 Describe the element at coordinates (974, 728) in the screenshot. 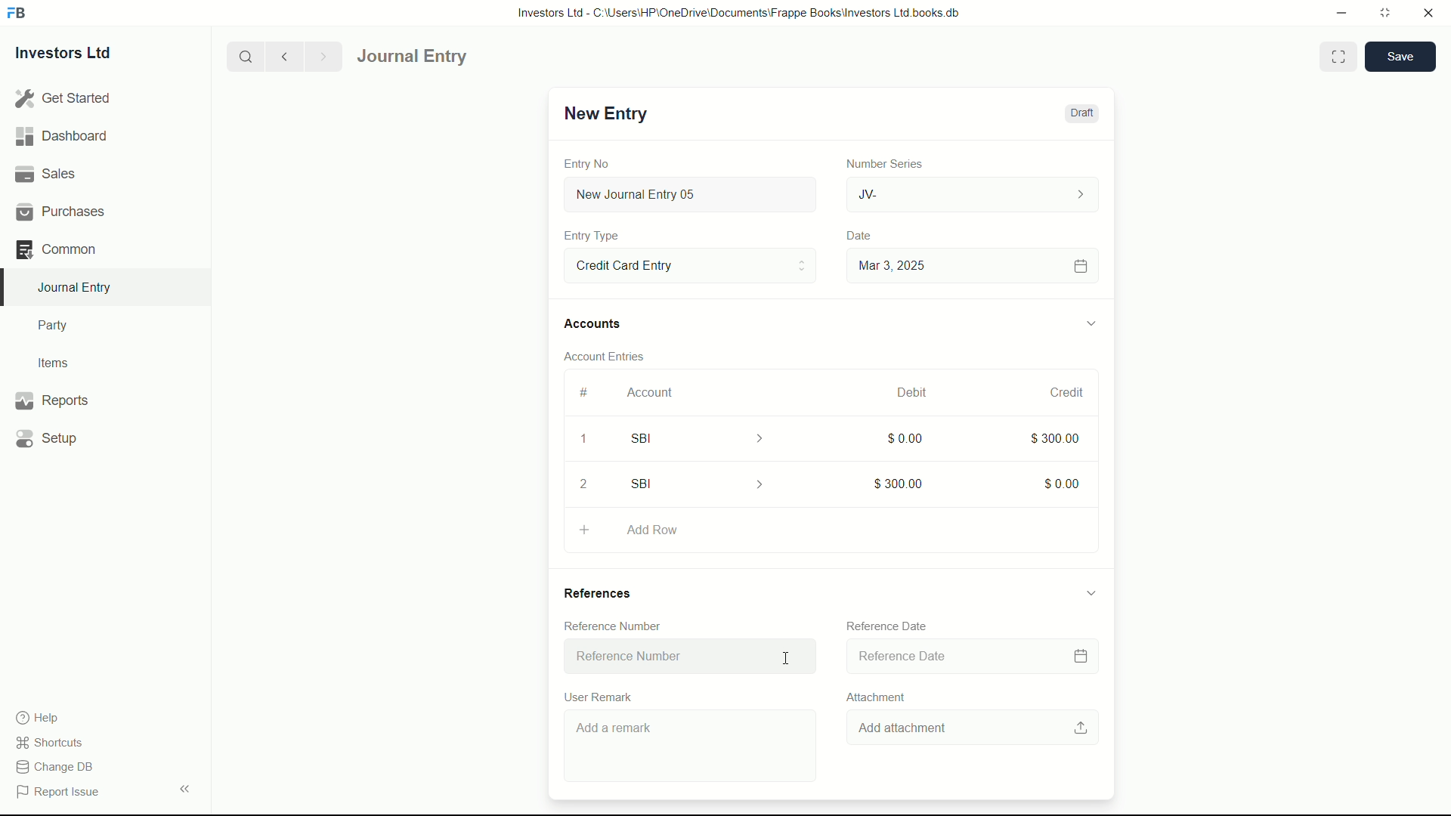

I see `Add attachment` at that location.